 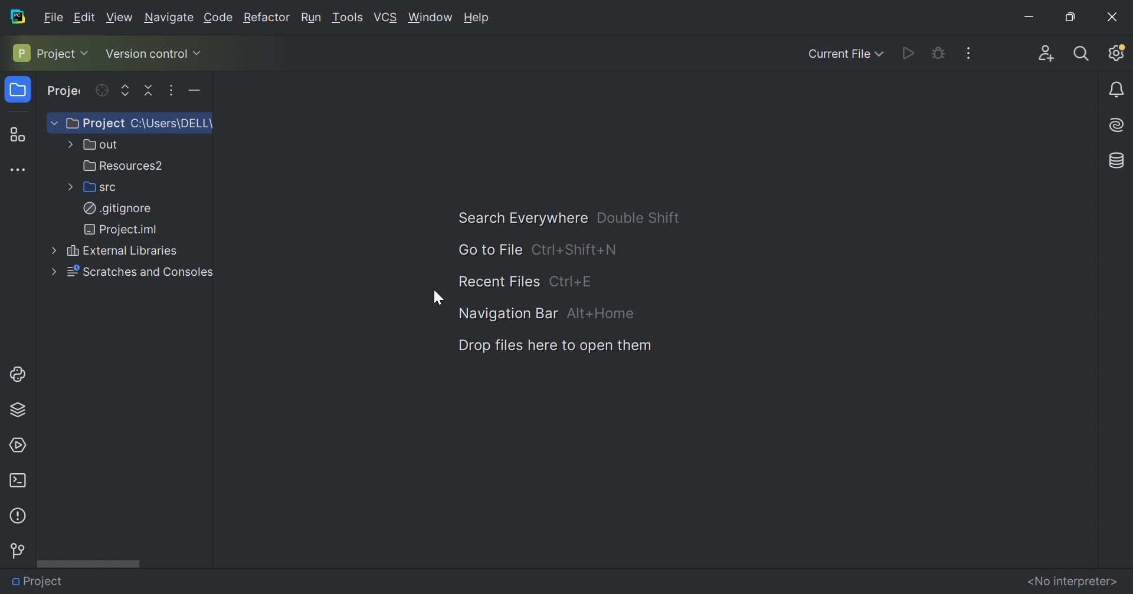 I want to click on Structure, so click(x=16, y=133).